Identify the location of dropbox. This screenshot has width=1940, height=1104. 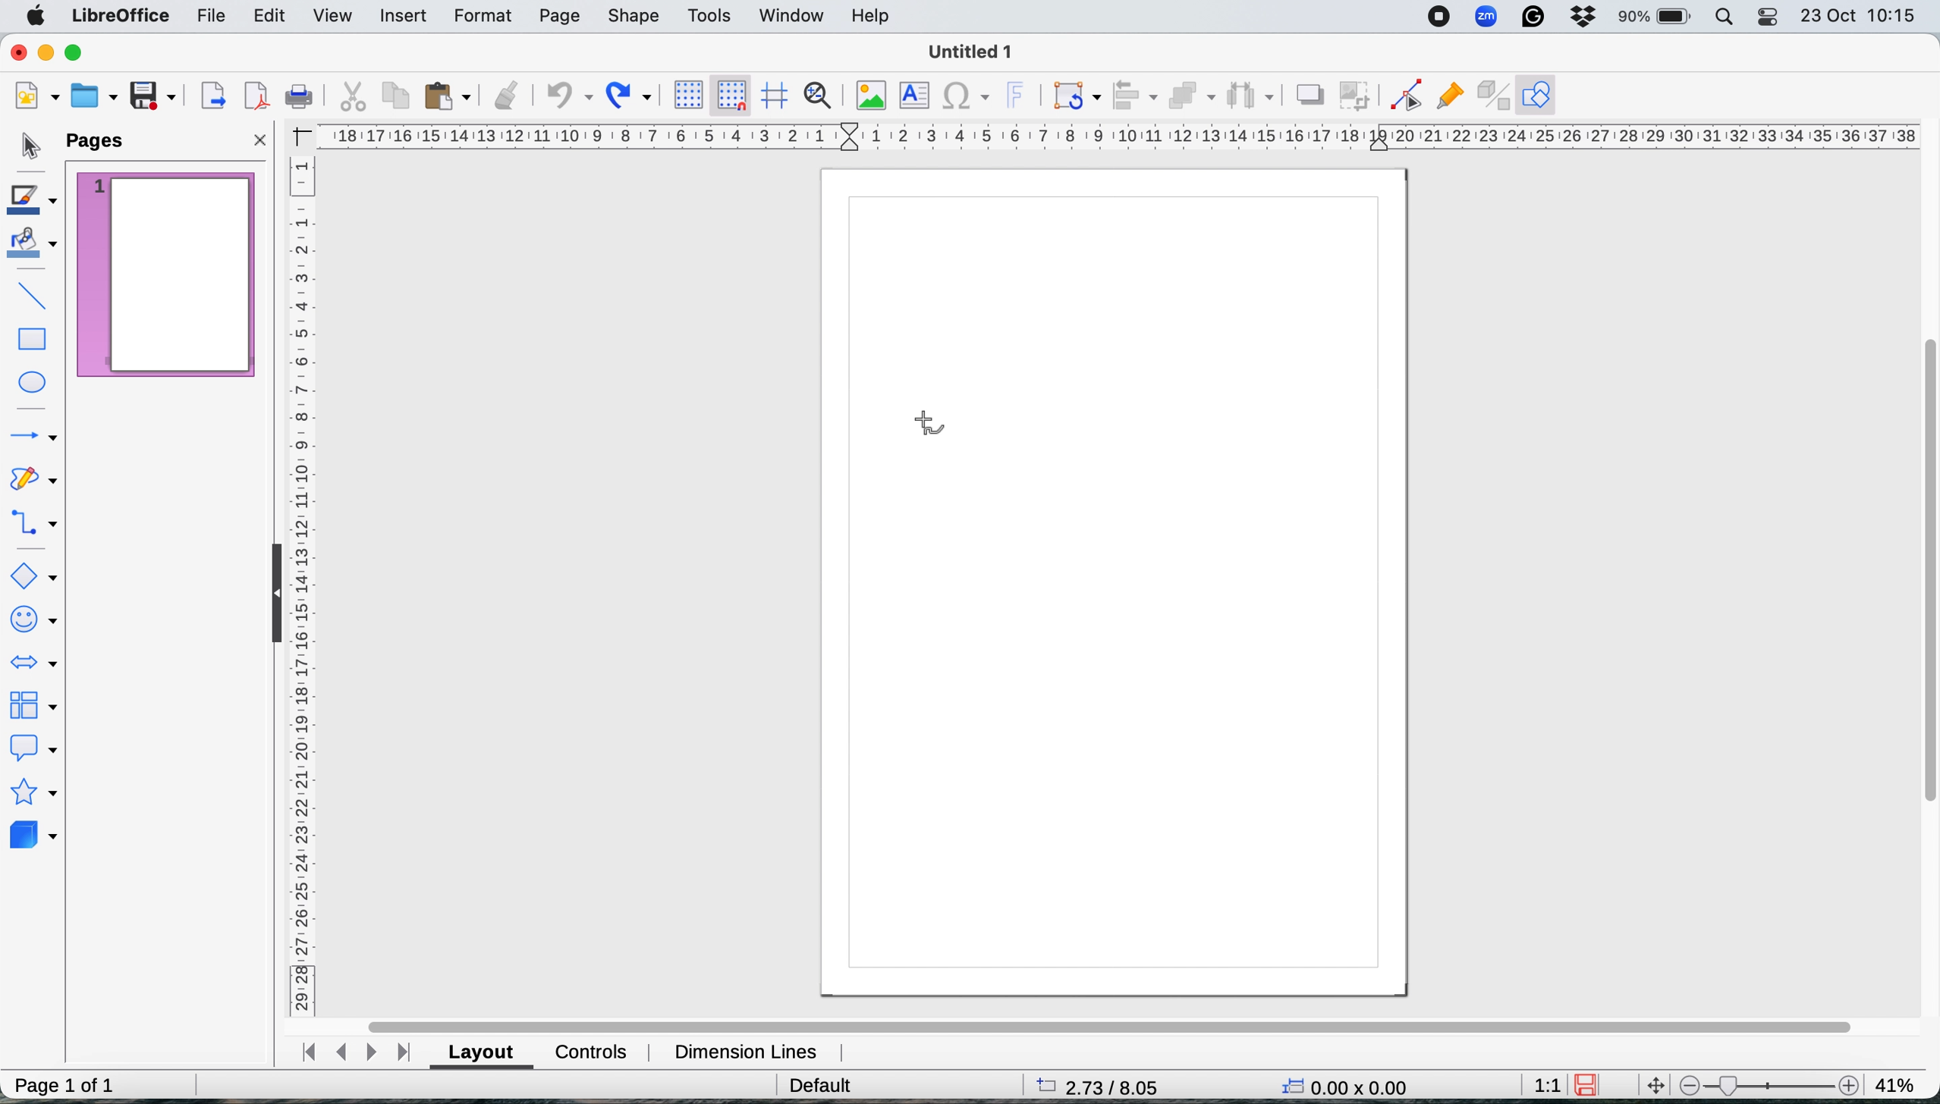
(1587, 17).